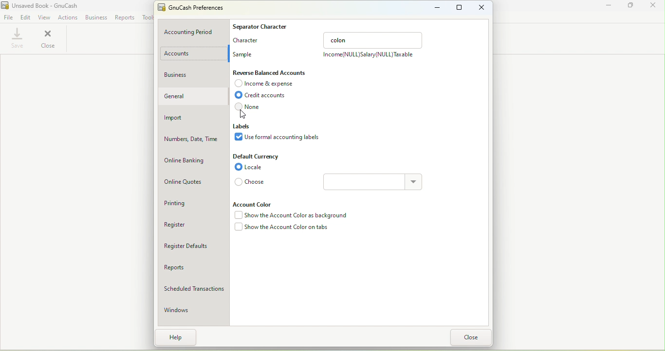 This screenshot has width=665, height=351. What do you see at coordinates (48, 39) in the screenshot?
I see `Close` at bounding box center [48, 39].